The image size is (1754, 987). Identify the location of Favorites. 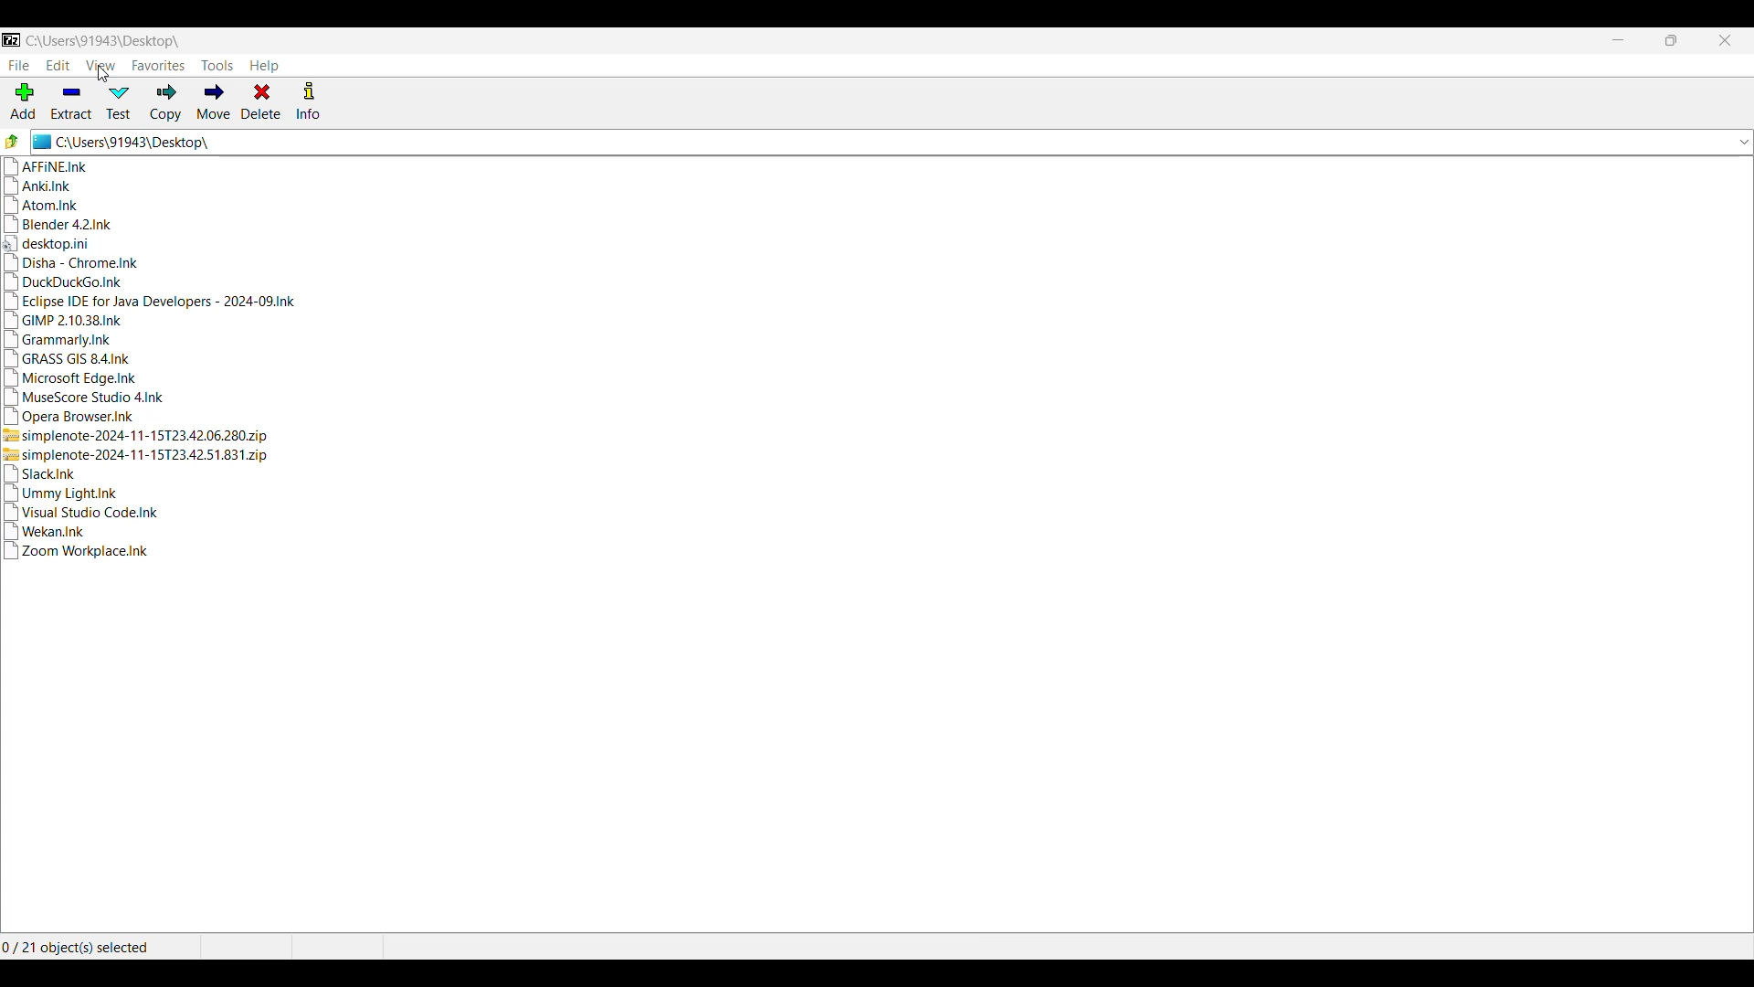
(159, 66).